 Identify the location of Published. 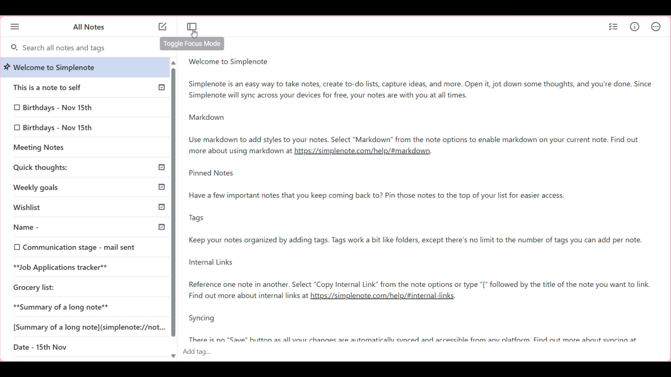
(161, 206).